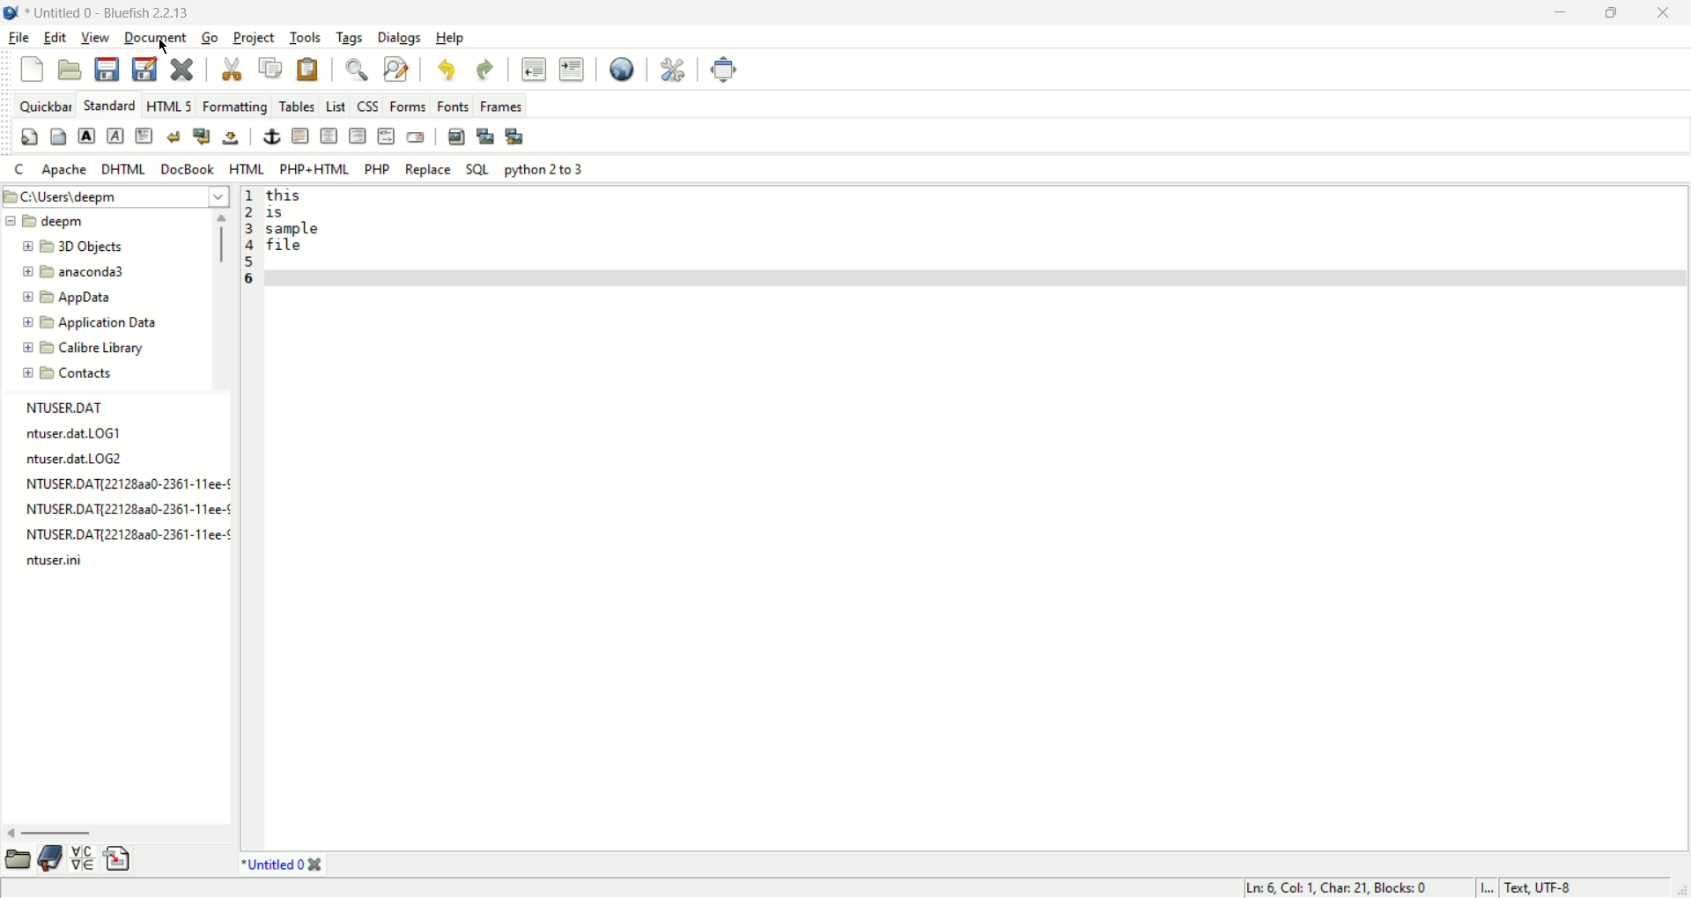  I want to click on anaconda, so click(80, 272).